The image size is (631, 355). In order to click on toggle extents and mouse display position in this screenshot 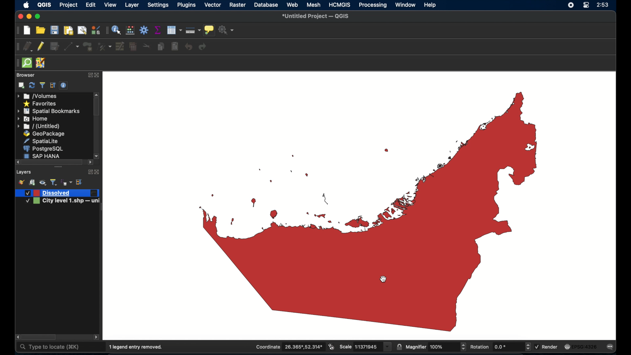, I will do `click(331, 346)`.